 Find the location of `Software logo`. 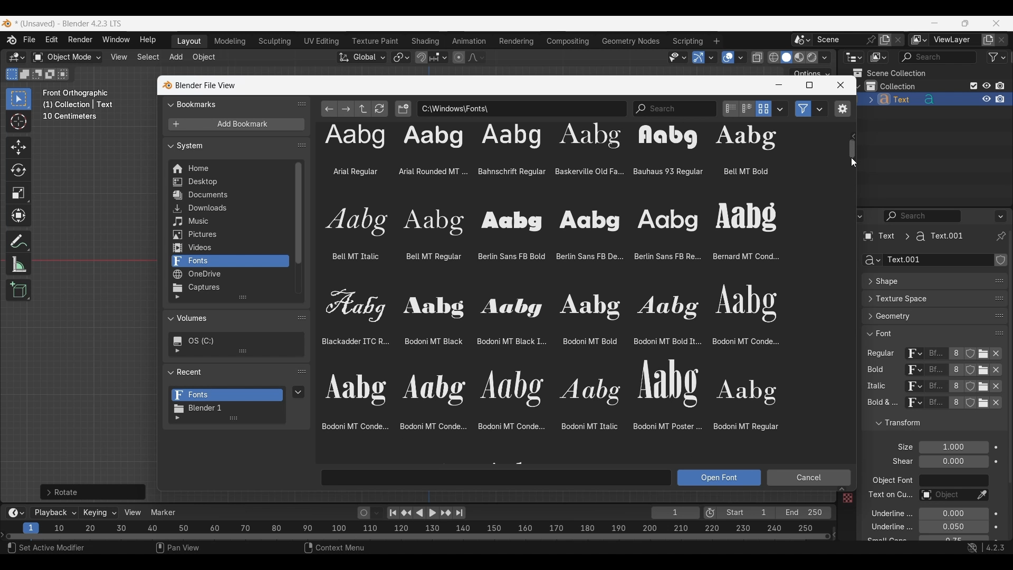

Software logo is located at coordinates (6, 23).